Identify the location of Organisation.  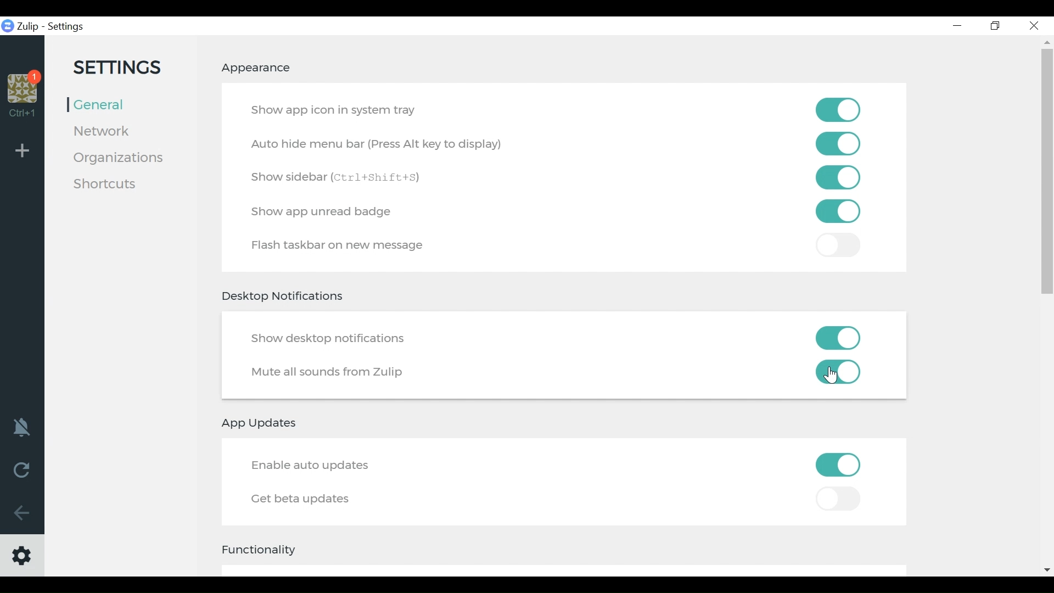
(23, 93).